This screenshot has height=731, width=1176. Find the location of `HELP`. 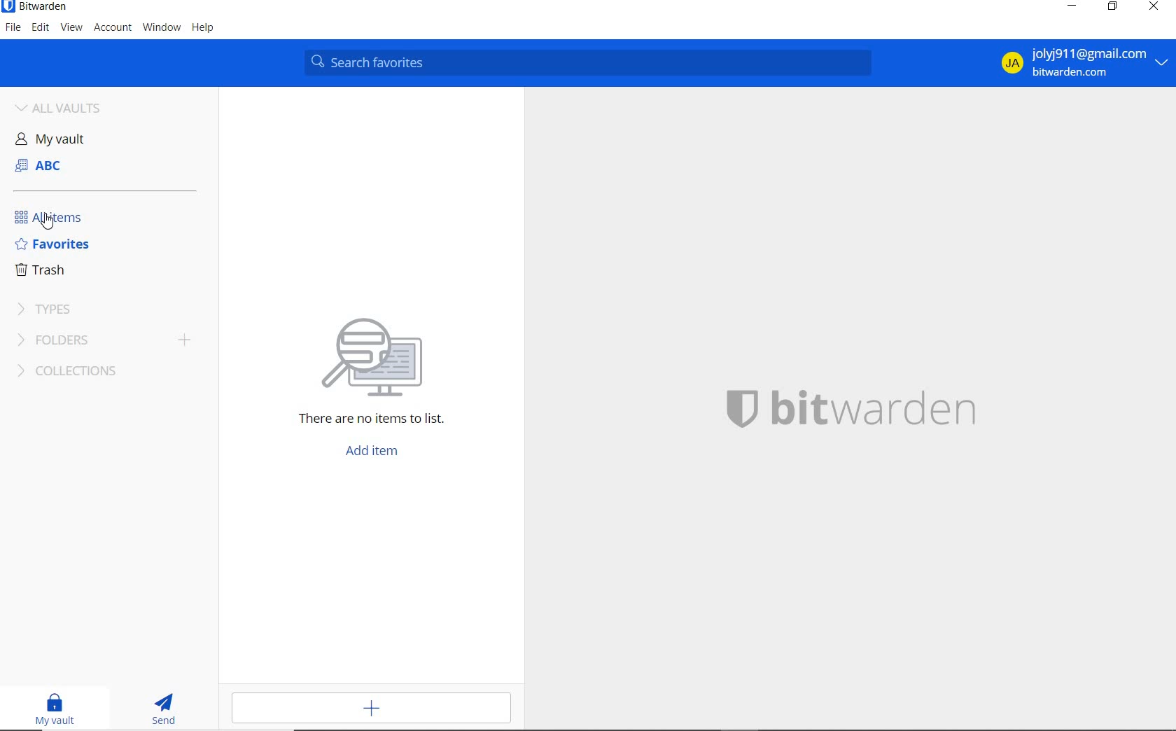

HELP is located at coordinates (203, 29).